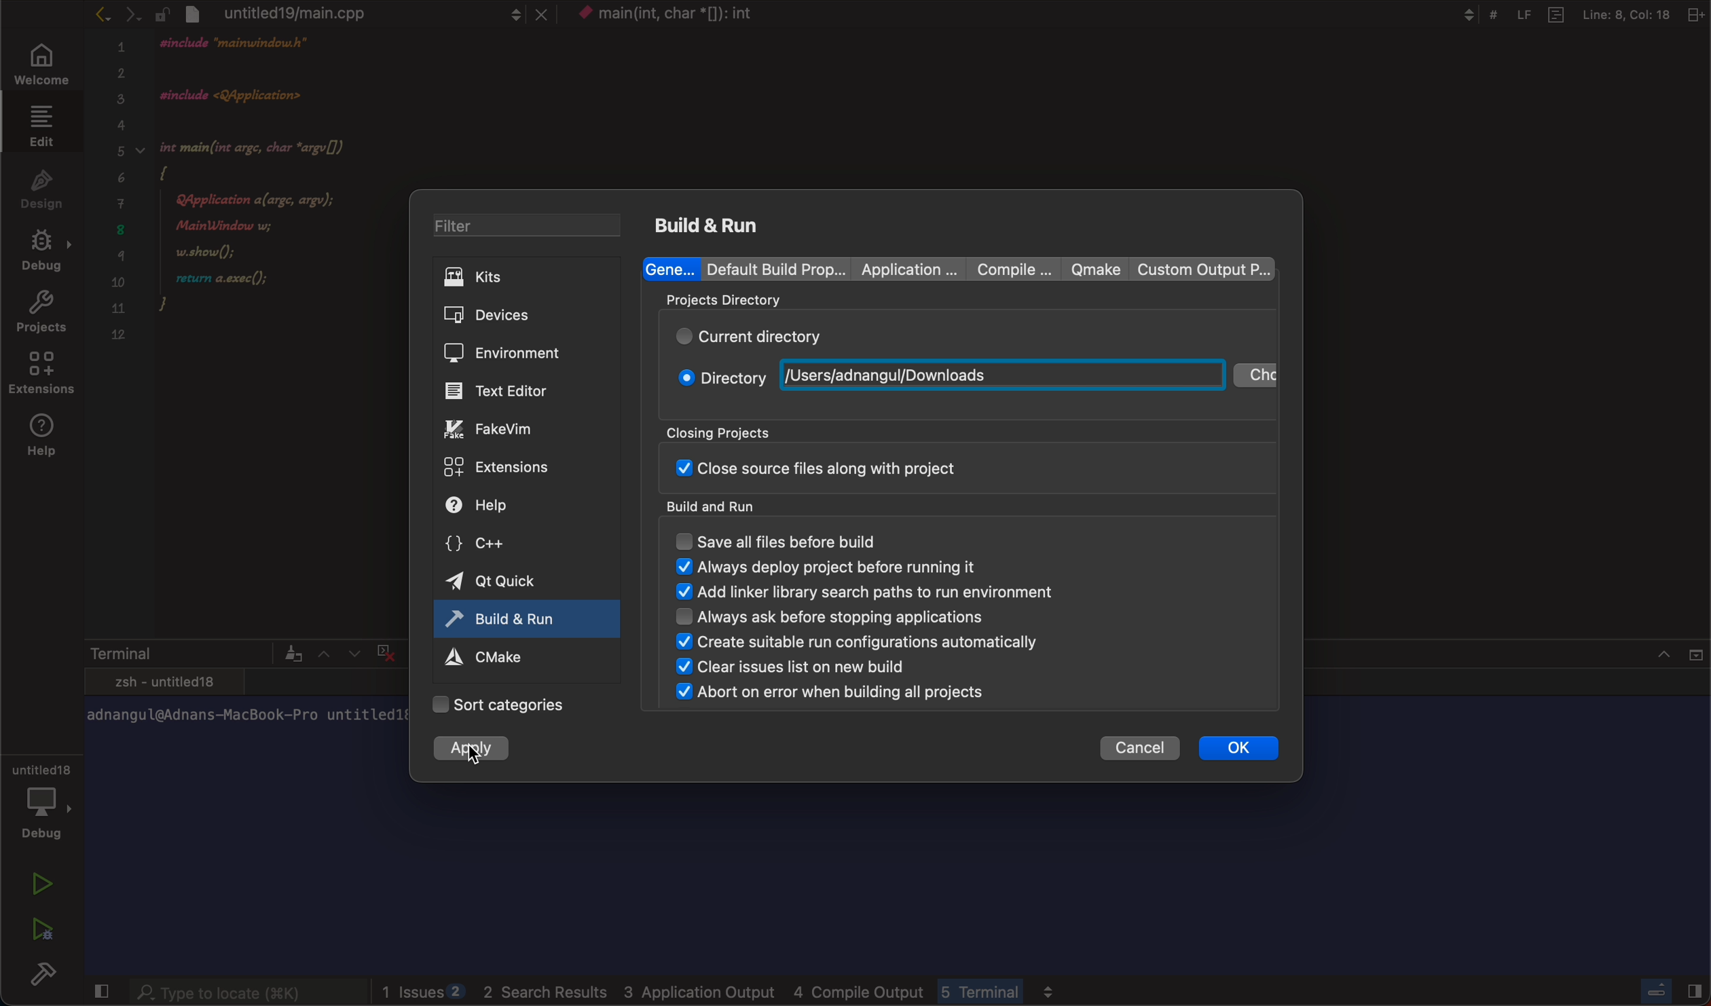 Image resolution: width=1711 pixels, height=1006 pixels. Describe the element at coordinates (491, 656) in the screenshot. I see `cmake` at that location.